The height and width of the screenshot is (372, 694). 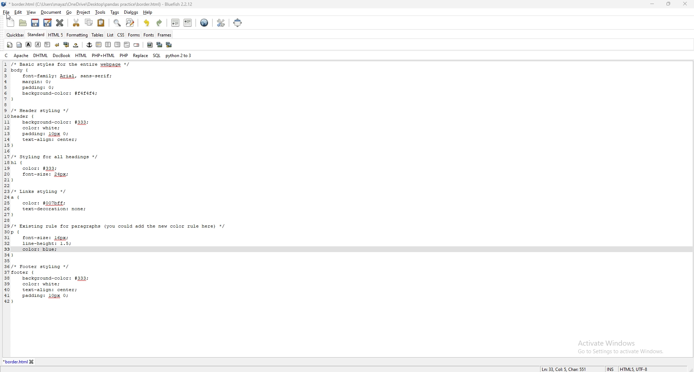 I want to click on quickbar, so click(x=13, y=34).